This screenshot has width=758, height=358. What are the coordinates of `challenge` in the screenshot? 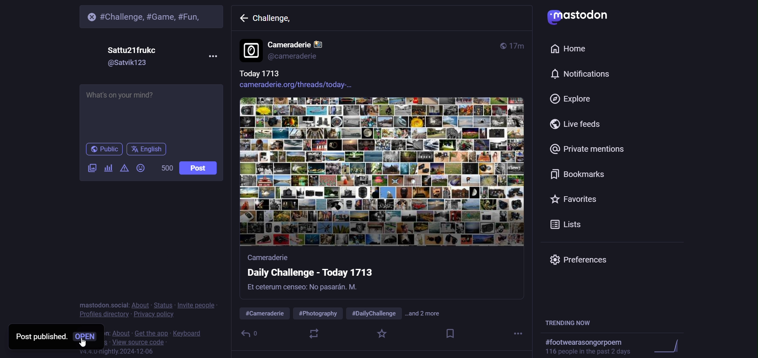 It's located at (276, 21).